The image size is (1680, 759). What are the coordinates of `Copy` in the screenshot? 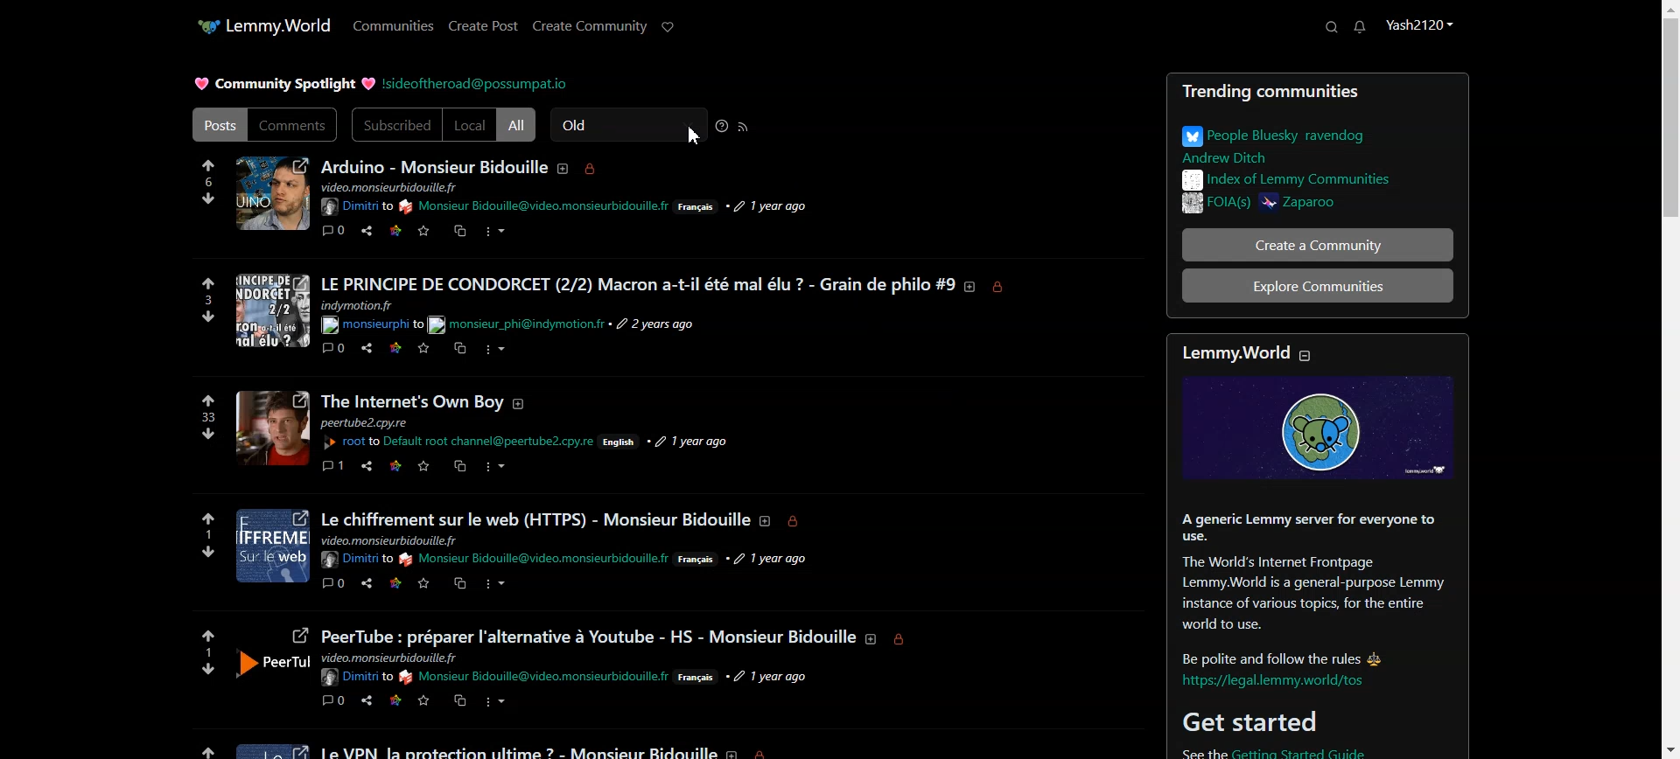 It's located at (458, 231).